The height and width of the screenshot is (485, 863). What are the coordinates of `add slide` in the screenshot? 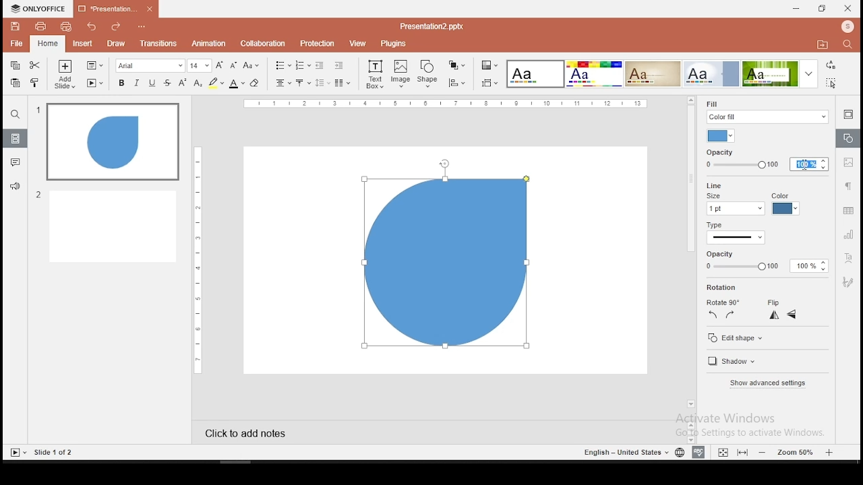 It's located at (65, 75).